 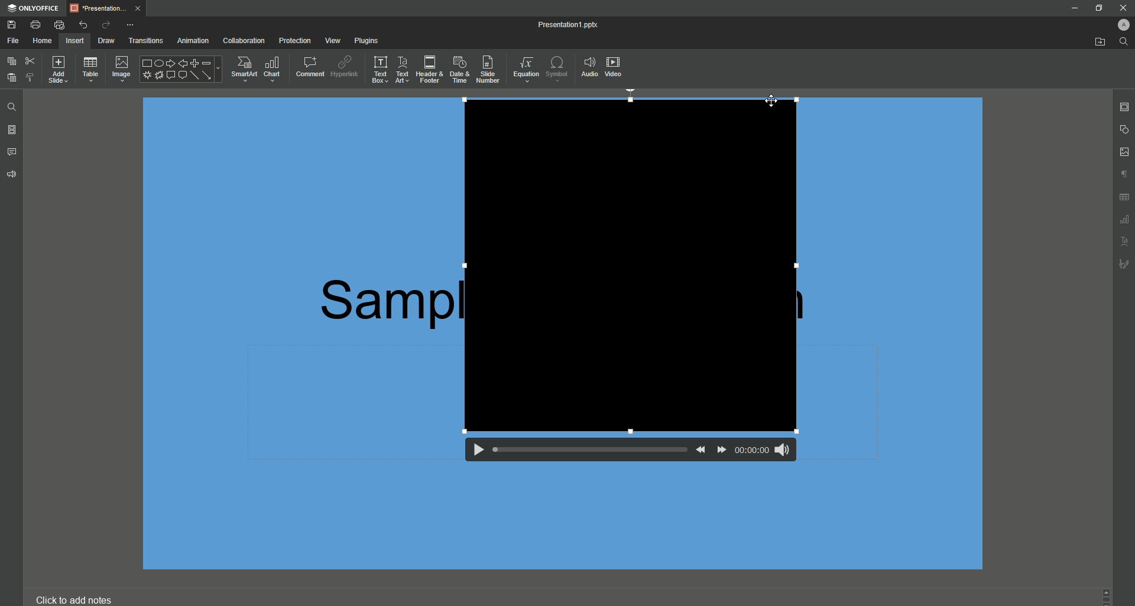 What do you see at coordinates (34, 6) in the screenshot?
I see `ONLYOFFICE` at bounding box center [34, 6].